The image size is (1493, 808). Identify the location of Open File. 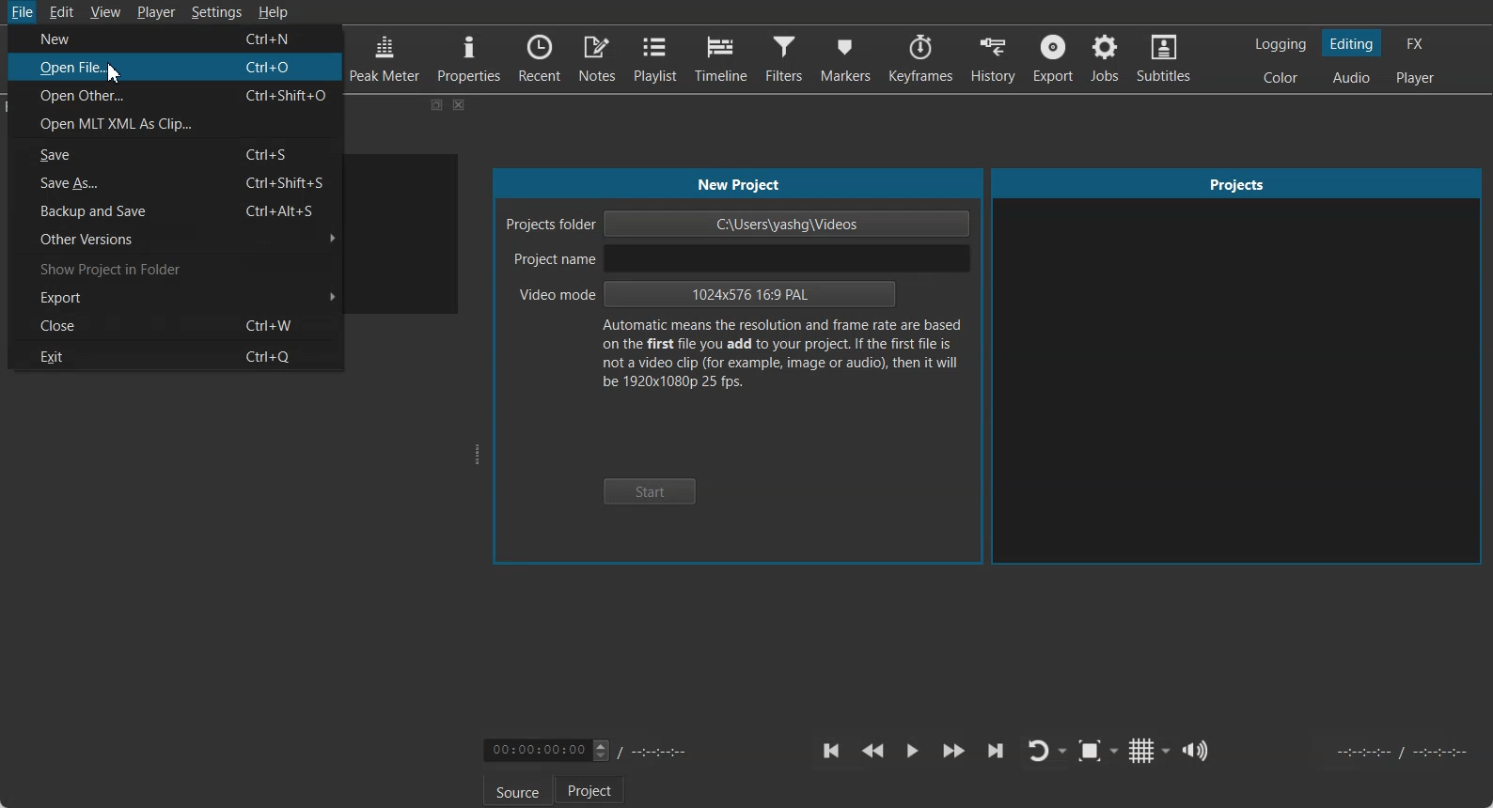
(177, 68).